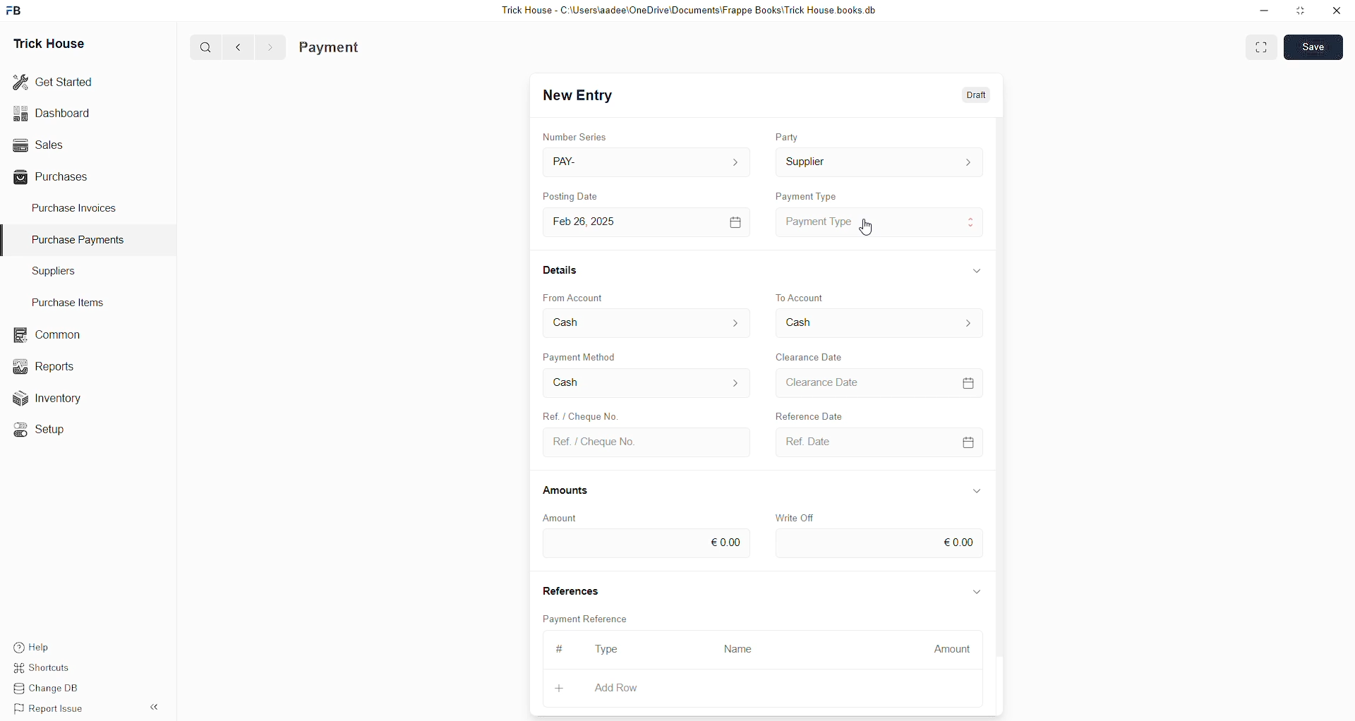  I want to click on Payment Type, so click(807, 195).